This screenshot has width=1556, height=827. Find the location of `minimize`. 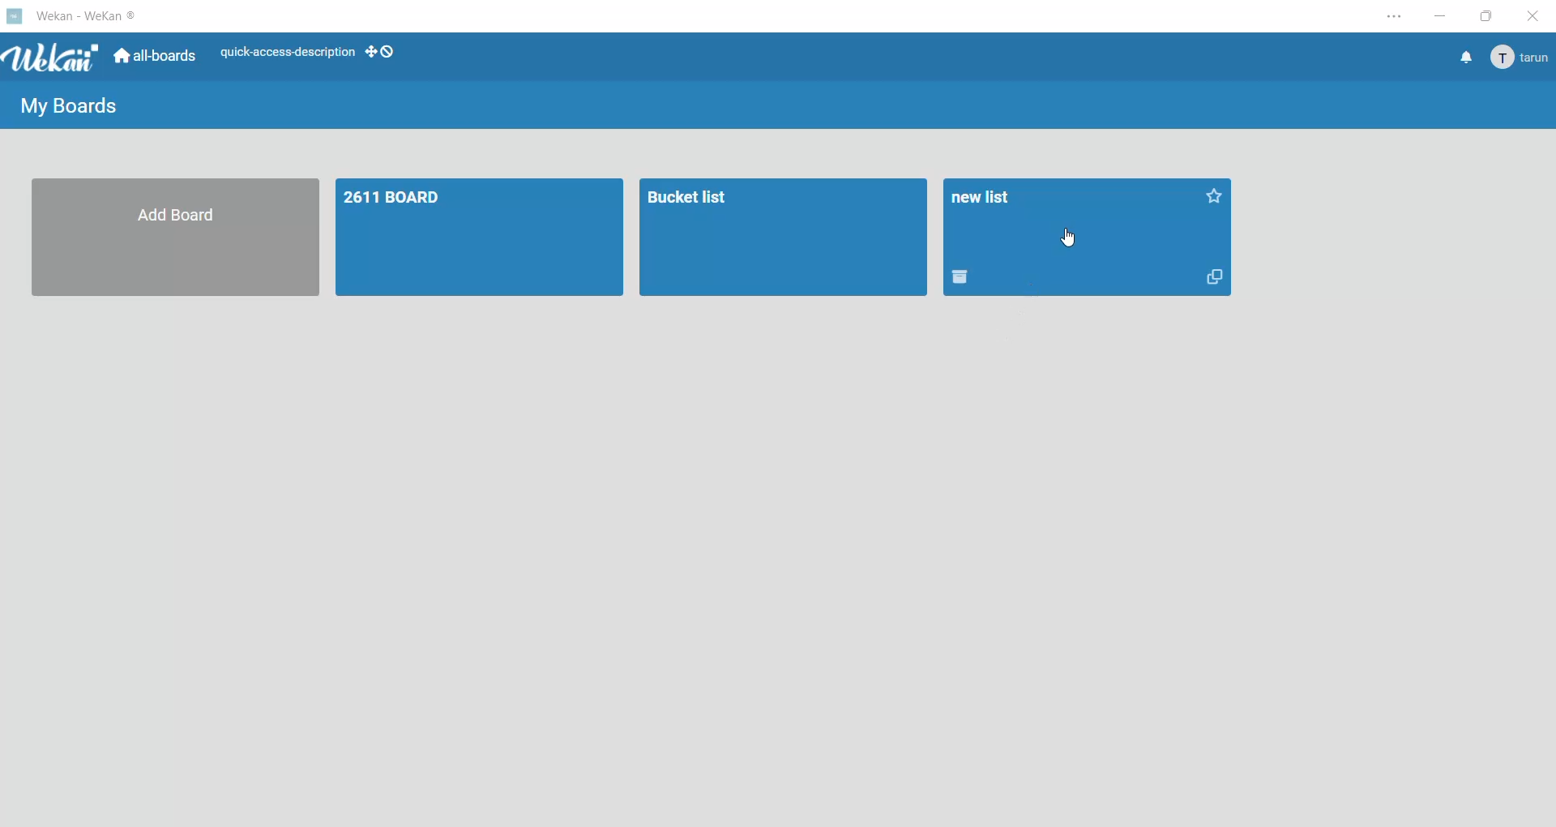

minimize is located at coordinates (1443, 16).